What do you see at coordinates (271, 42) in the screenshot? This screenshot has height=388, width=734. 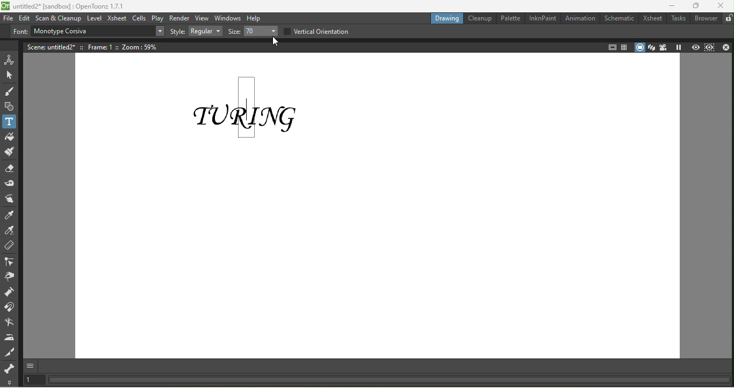 I see `Cursor` at bounding box center [271, 42].